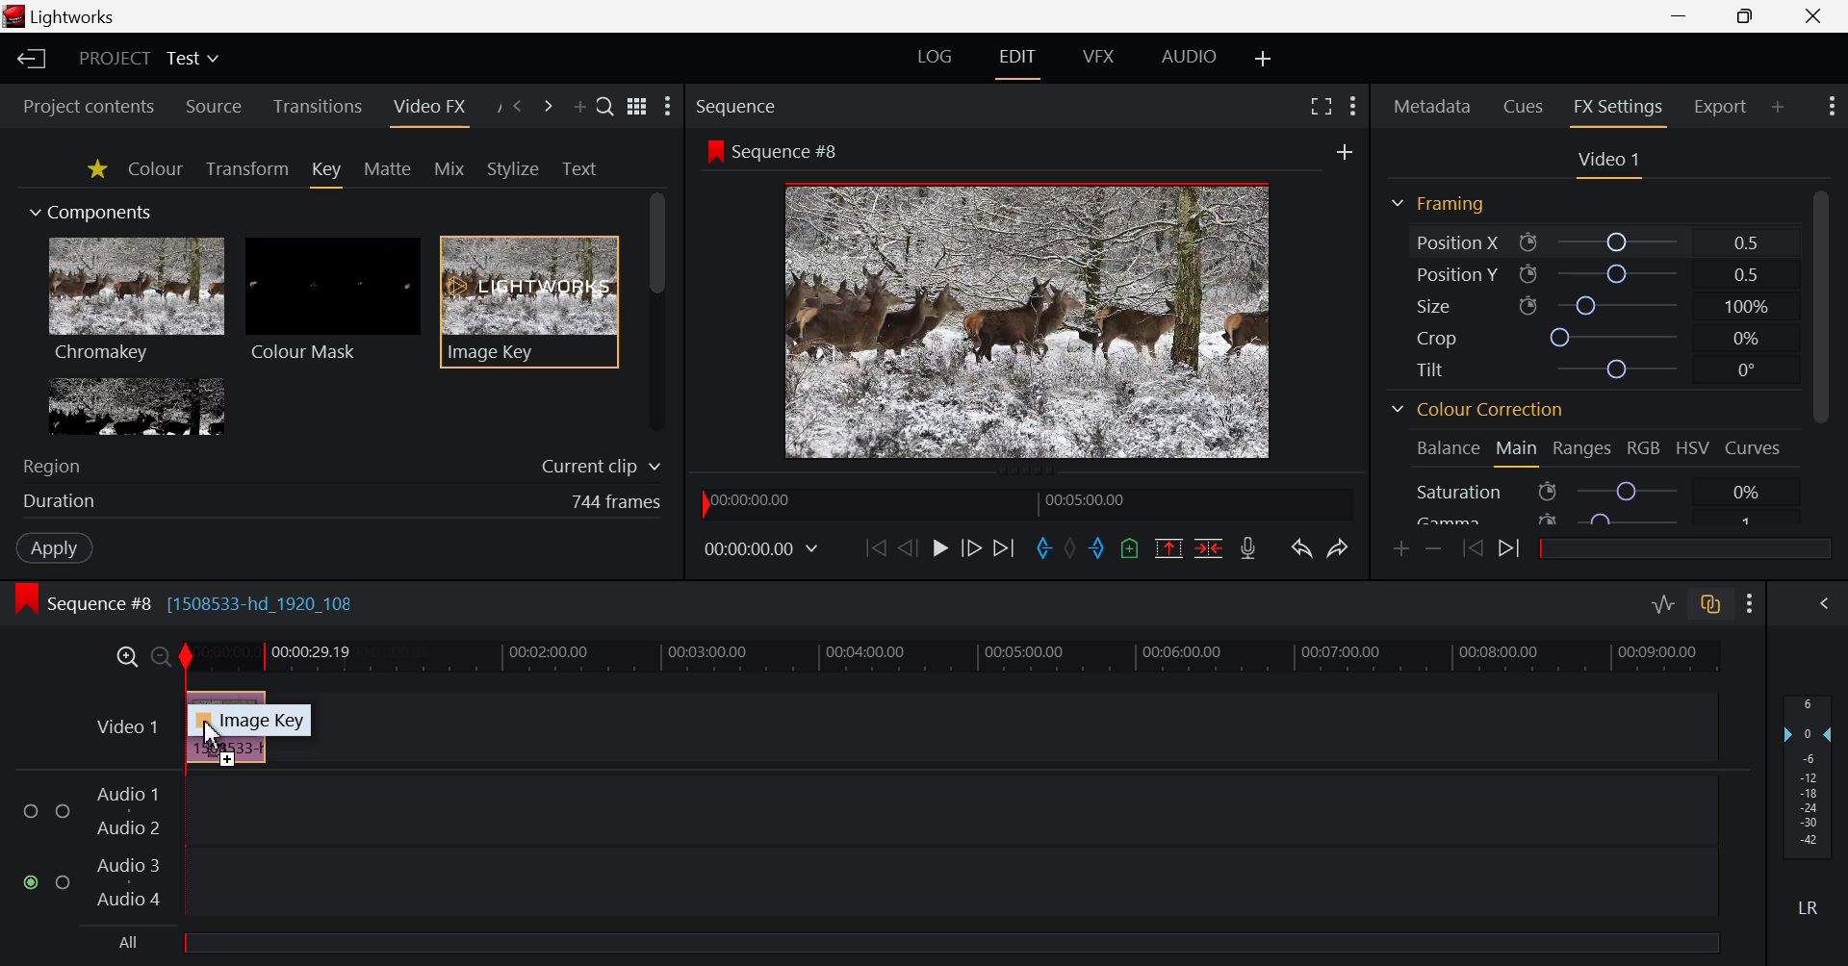 Image resolution: width=1848 pixels, height=966 pixels. I want to click on Add Layout, so click(1261, 55).